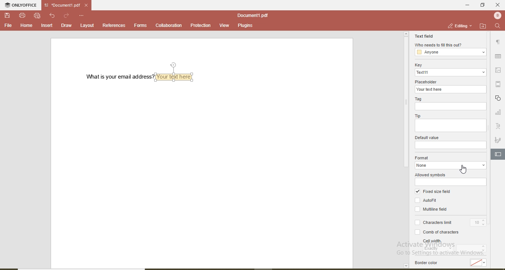  Describe the element at coordinates (8, 16) in the screenshot. I see `save` at that location.